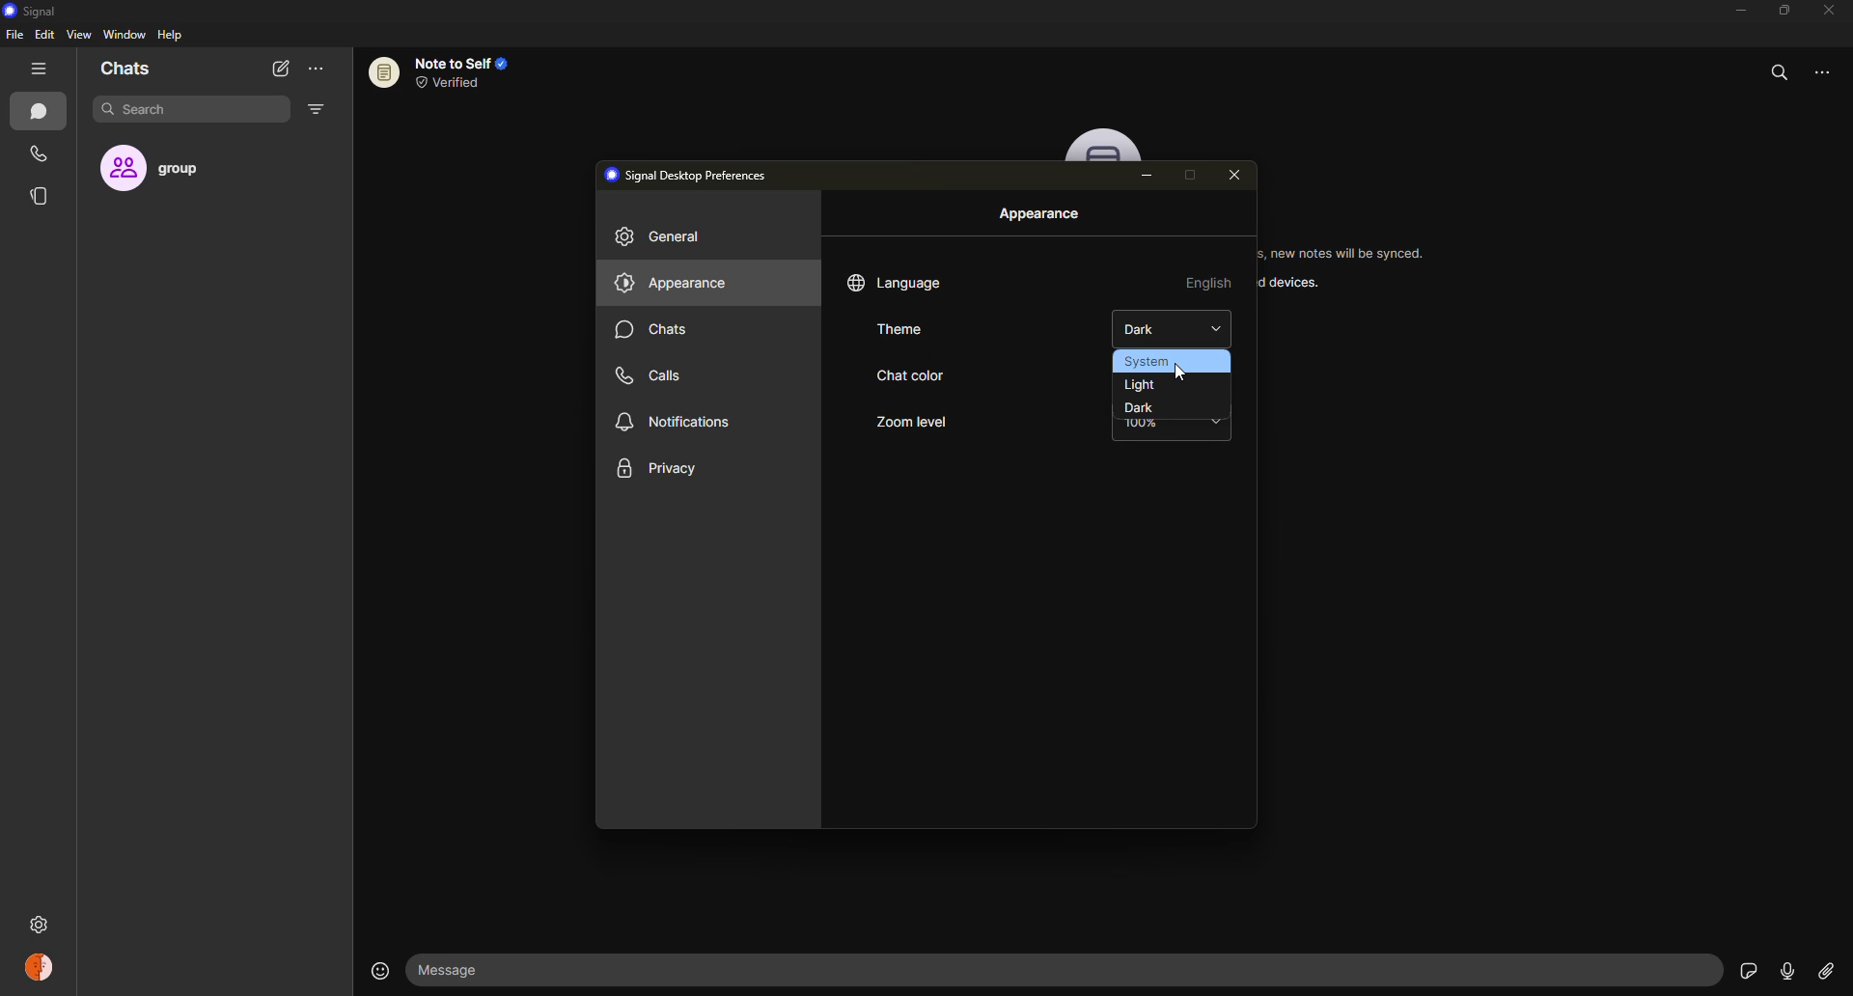 The image size is (1853, 996). I want to click on emoji, so click(374, 968).